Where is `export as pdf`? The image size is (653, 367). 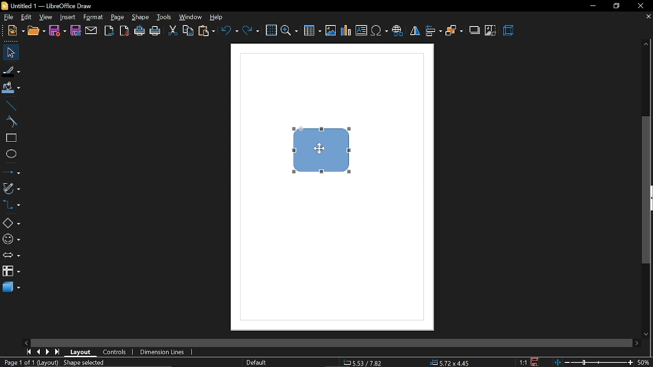 export as pdf is located at coordinates (125, 30).